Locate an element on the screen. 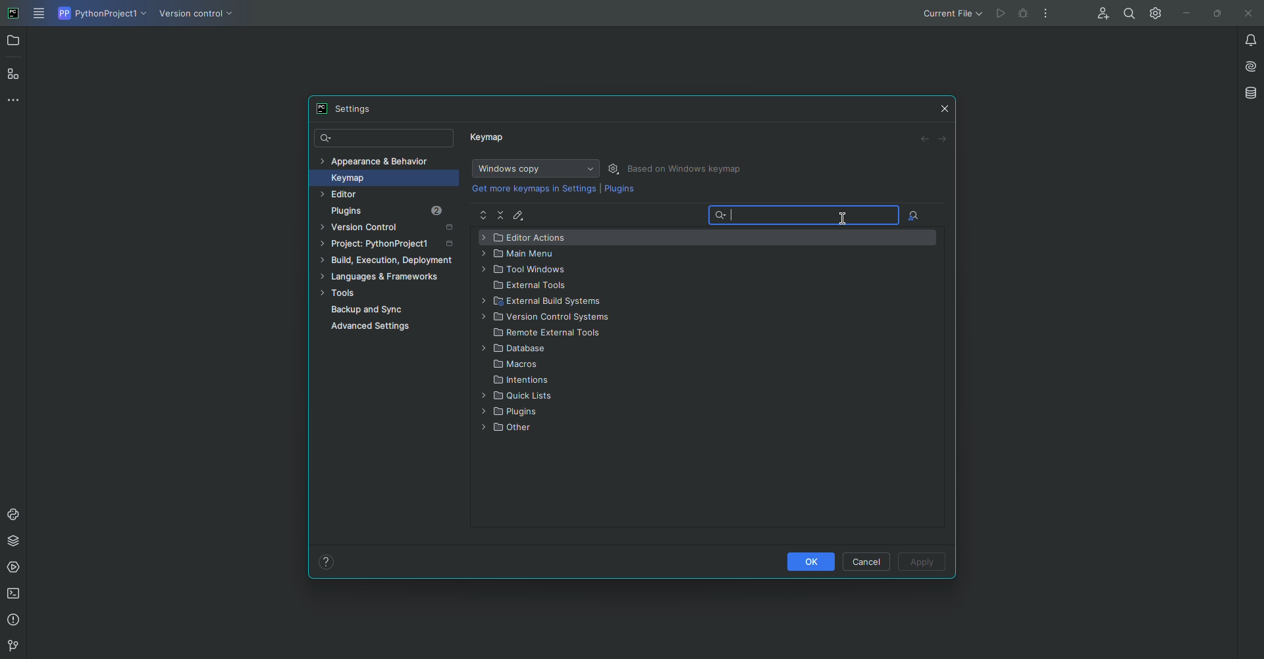 The width and height of the screenshot is (1264, 659). Keymap is located at coordinates (379, 178).